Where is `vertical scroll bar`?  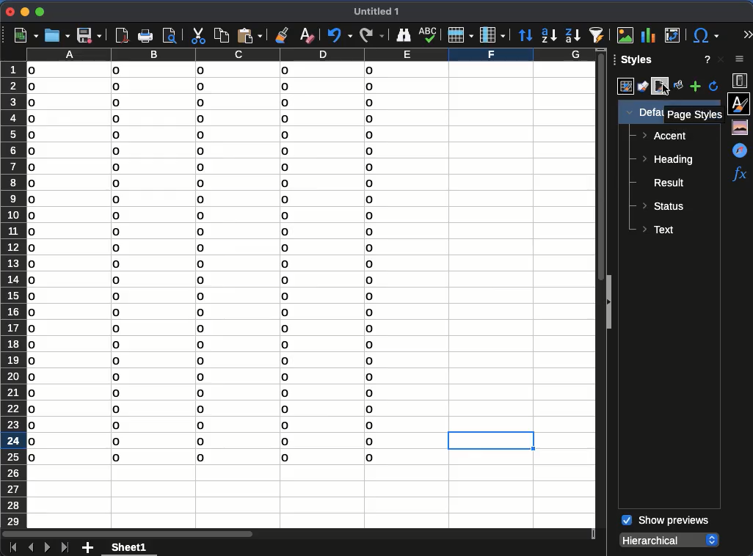
vertical scroll bar is located at coordinates (597, 167).